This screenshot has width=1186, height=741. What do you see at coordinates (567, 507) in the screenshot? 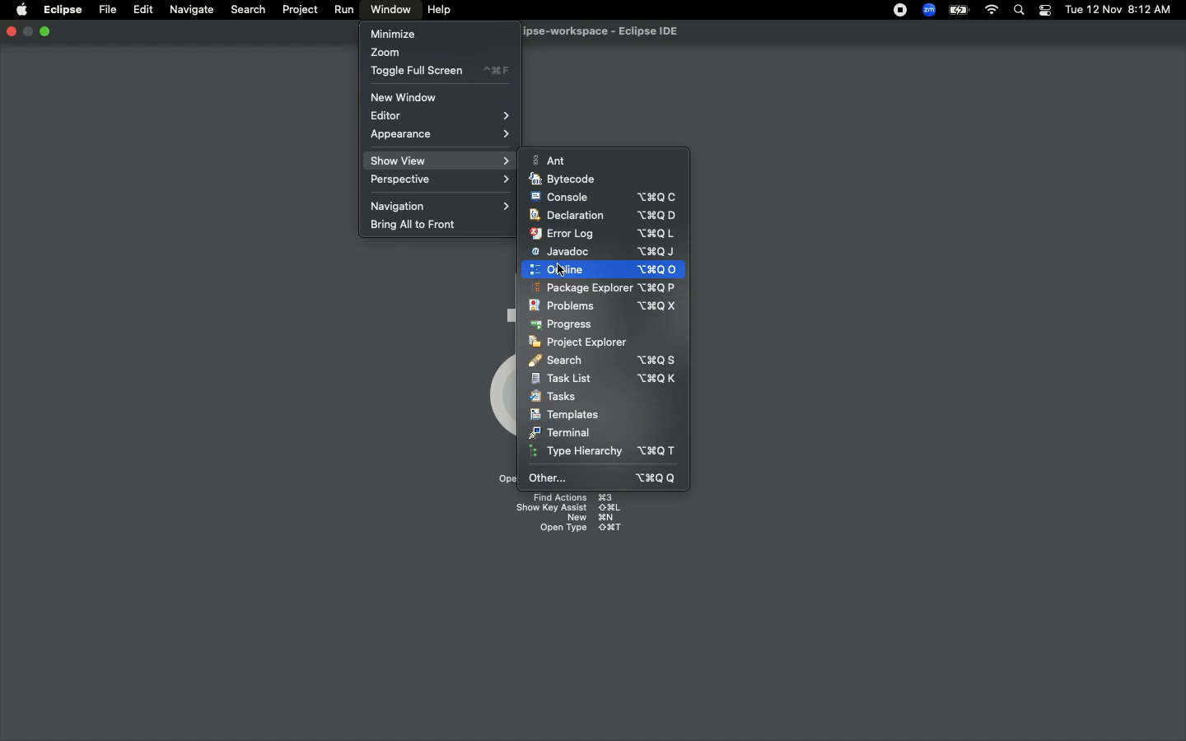
I see `Show key assist` at bounding box center [567, 507].